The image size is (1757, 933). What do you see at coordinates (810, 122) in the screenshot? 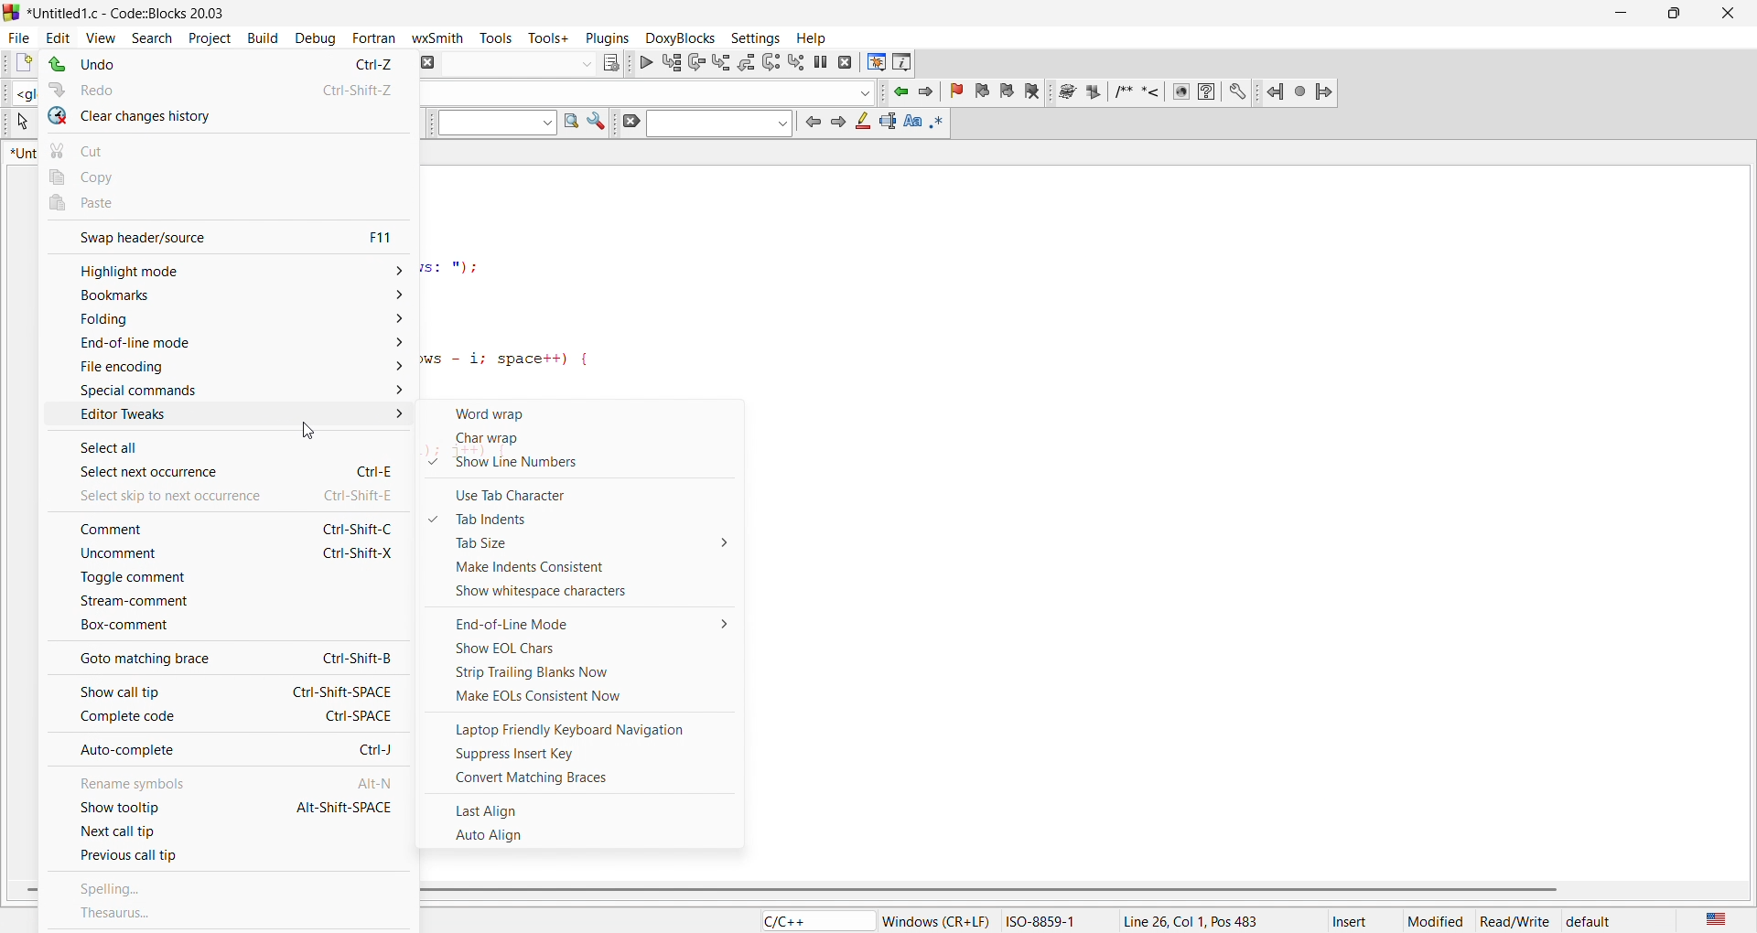
I see `icon` at bounding box center [810, 122].